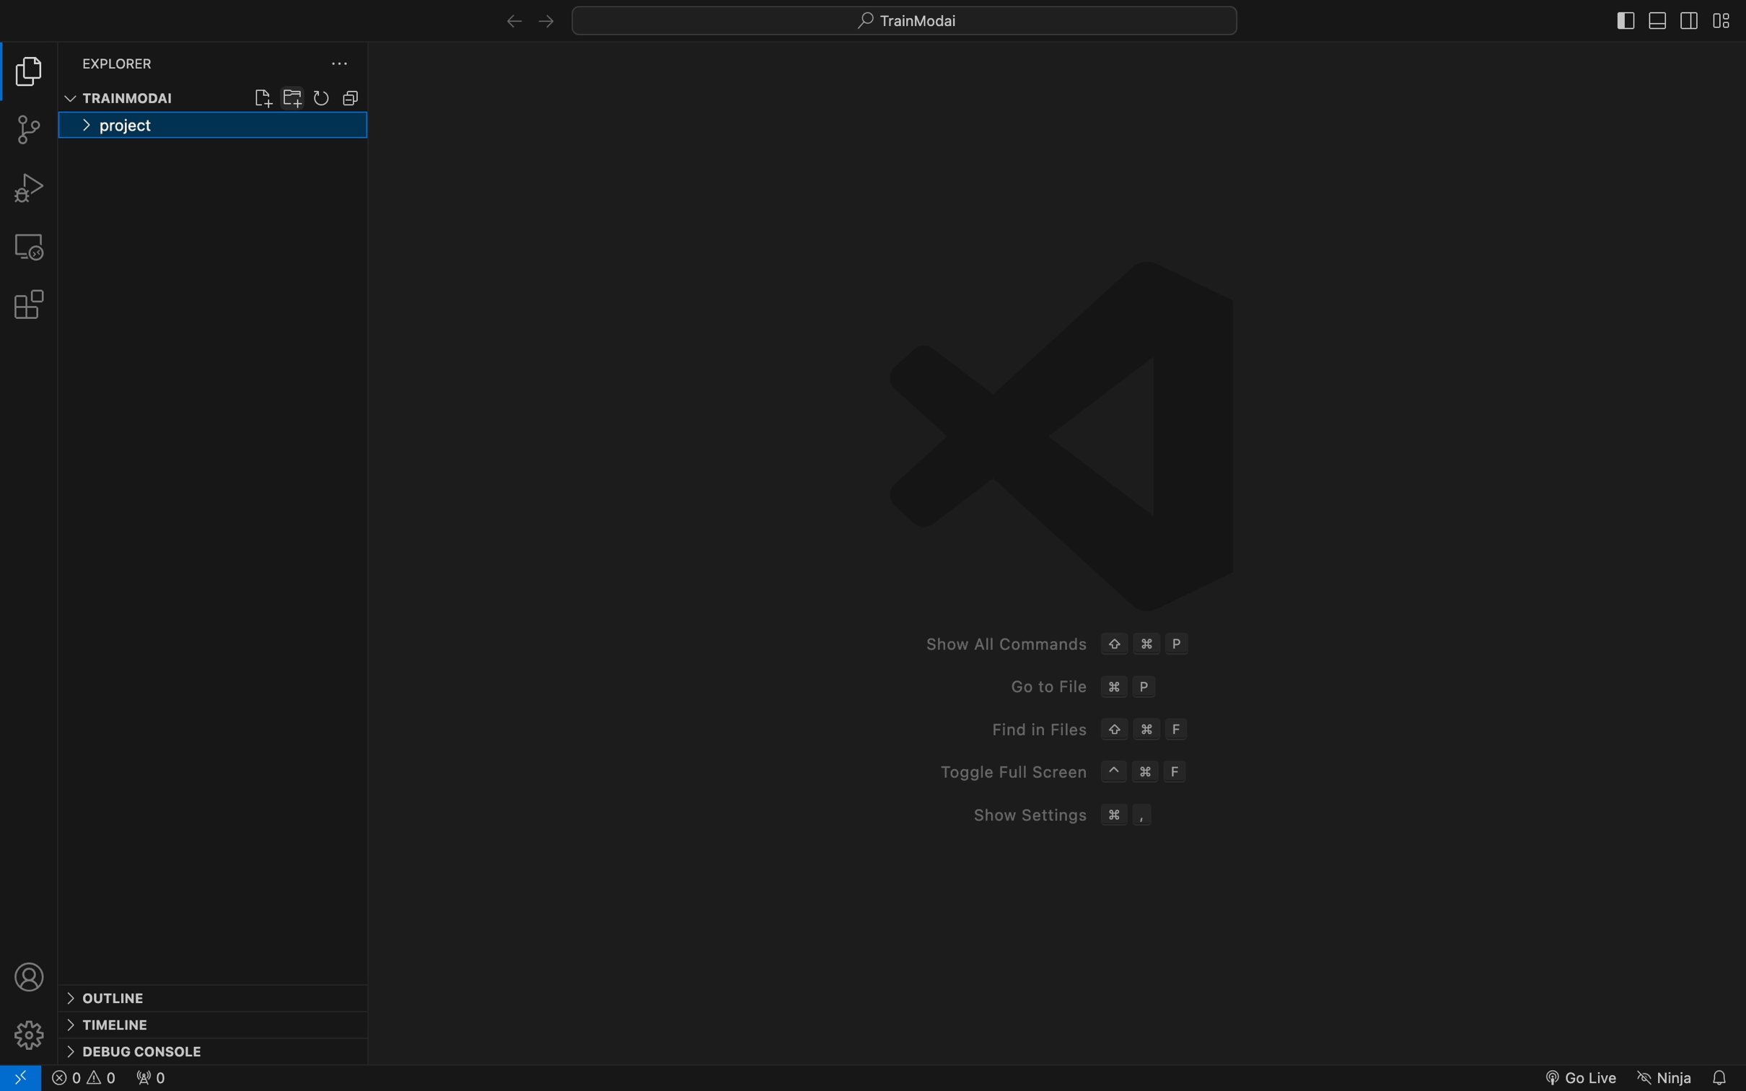 The image size is (1746, 1091). Describe the element at coordinates (27, 187) in the screenshot. I see `debug` at that location.